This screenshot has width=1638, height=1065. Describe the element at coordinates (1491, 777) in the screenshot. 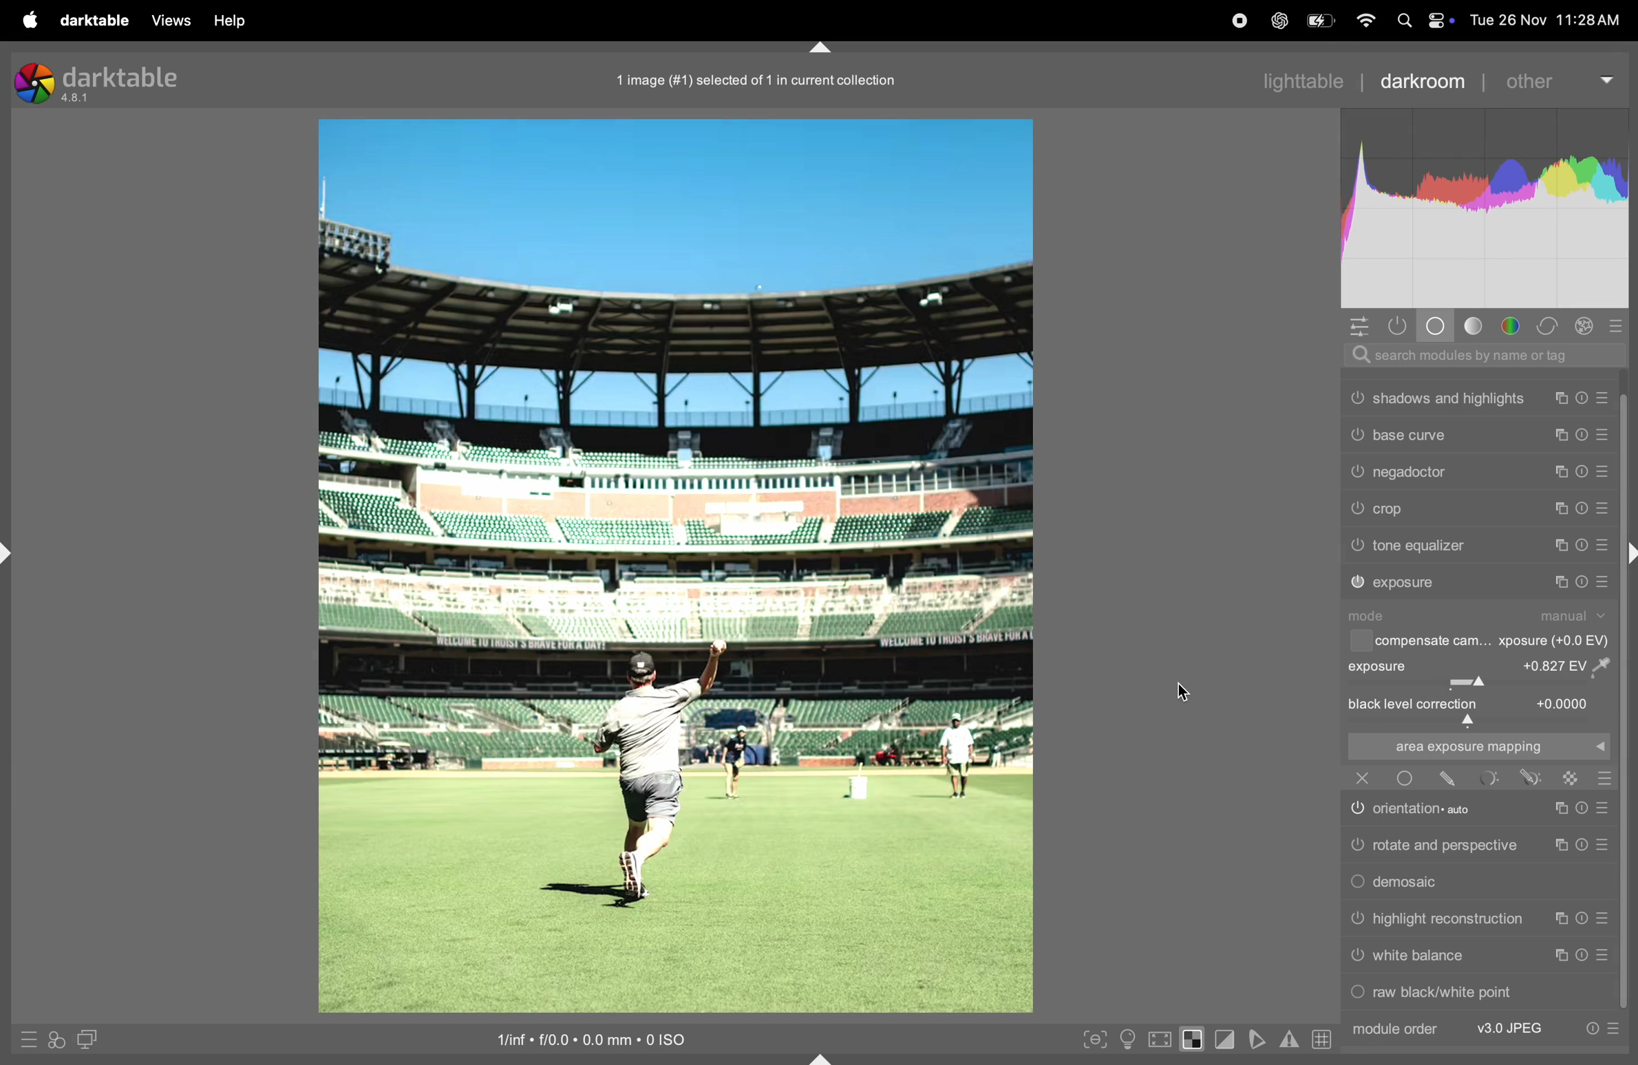

I see `tool` at that location.